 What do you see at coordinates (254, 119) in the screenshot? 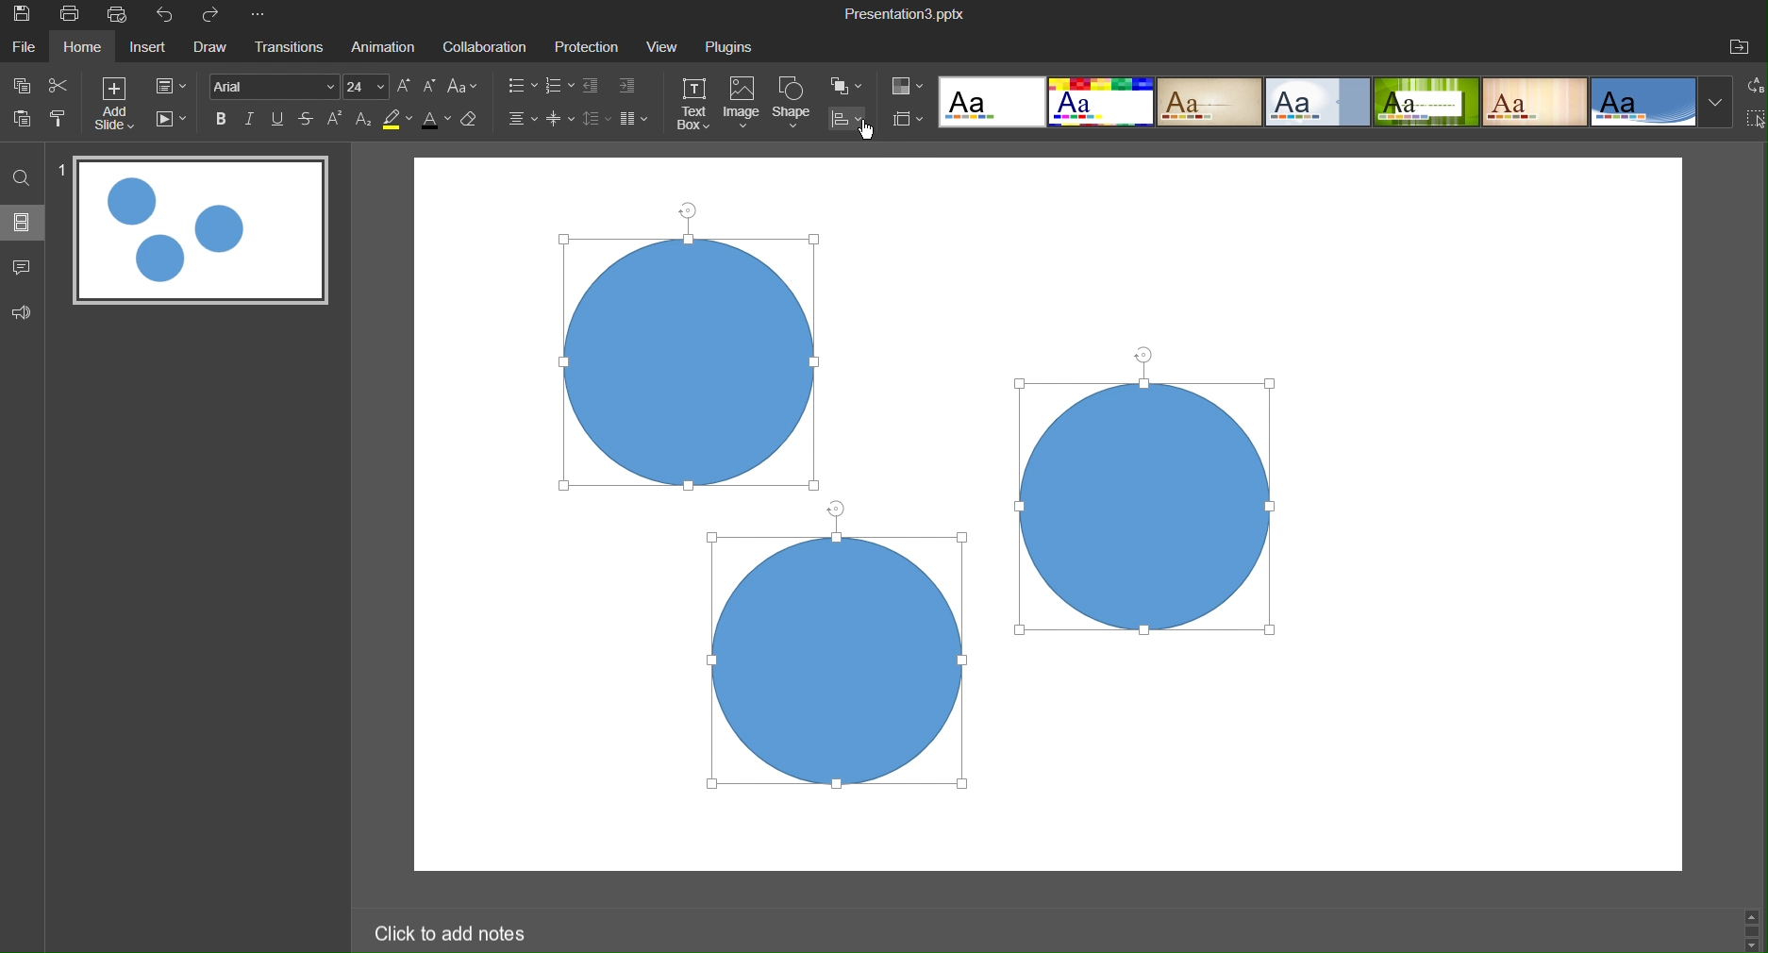
I see `Italic` at bounding box center [254, 119].